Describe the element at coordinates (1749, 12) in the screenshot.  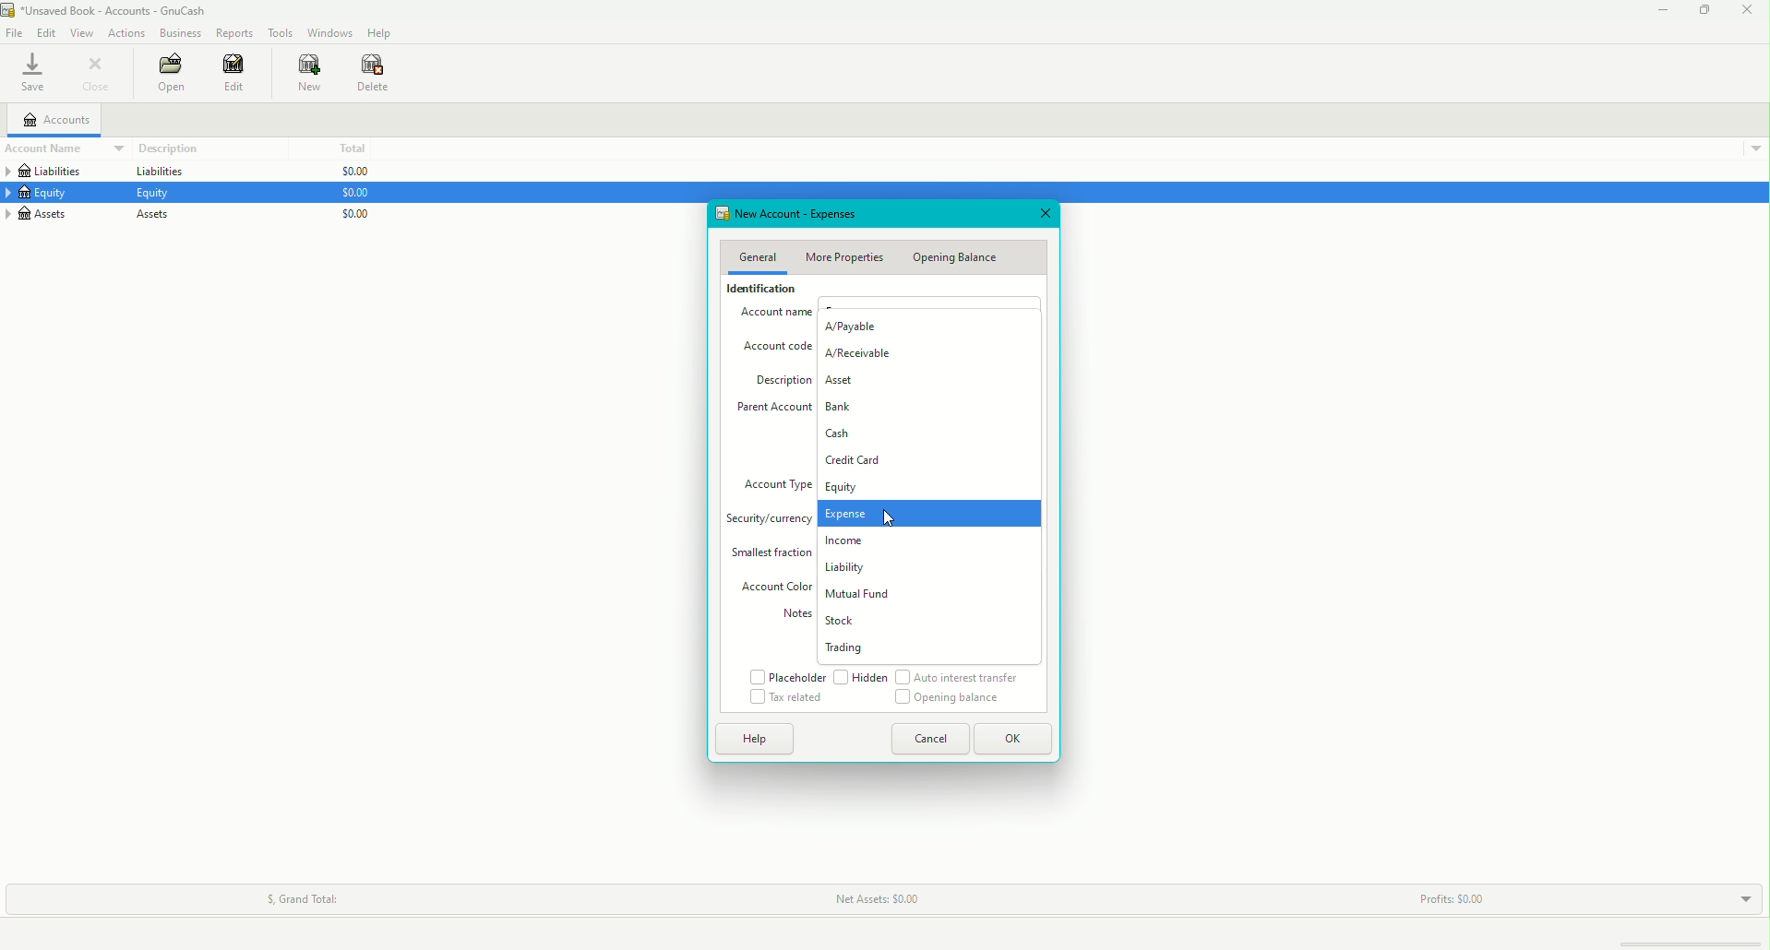
I see `Close` at that location.